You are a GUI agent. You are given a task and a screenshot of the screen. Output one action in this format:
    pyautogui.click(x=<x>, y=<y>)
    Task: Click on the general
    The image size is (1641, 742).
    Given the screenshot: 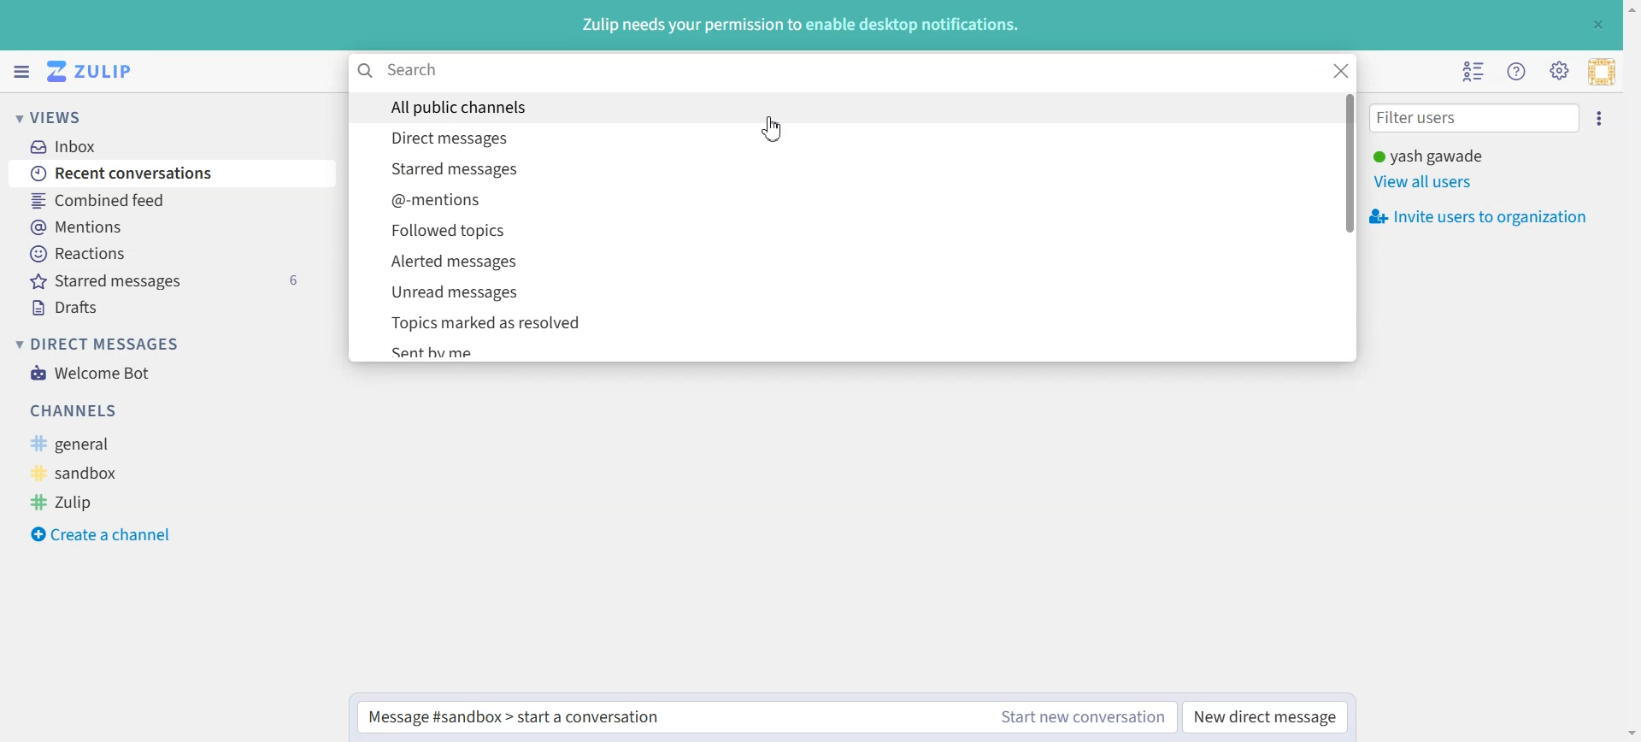 What is the action you would take?
    pyautogui.click(x=107, y=443)
    